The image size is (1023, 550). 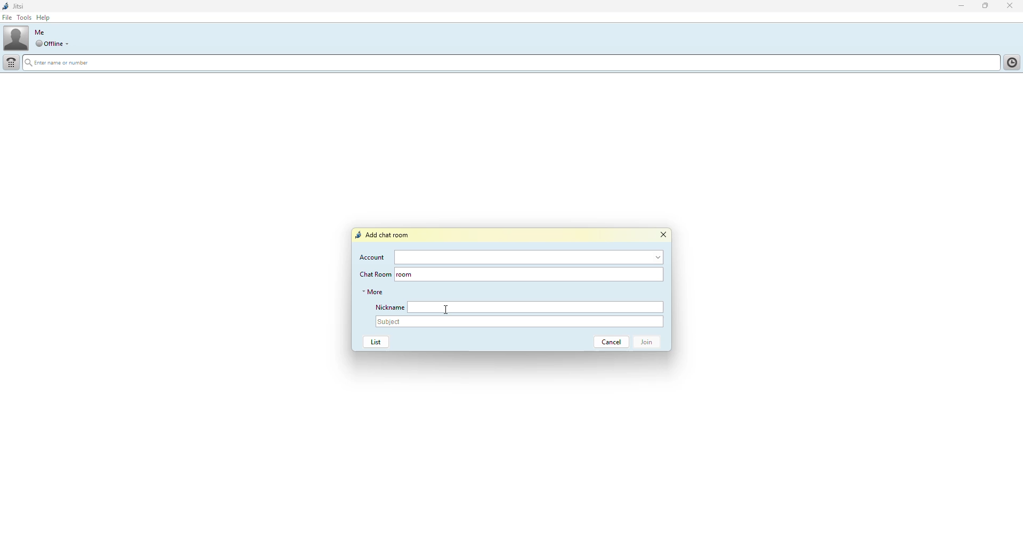 I want to click on History, so click(x=1010, y=61).